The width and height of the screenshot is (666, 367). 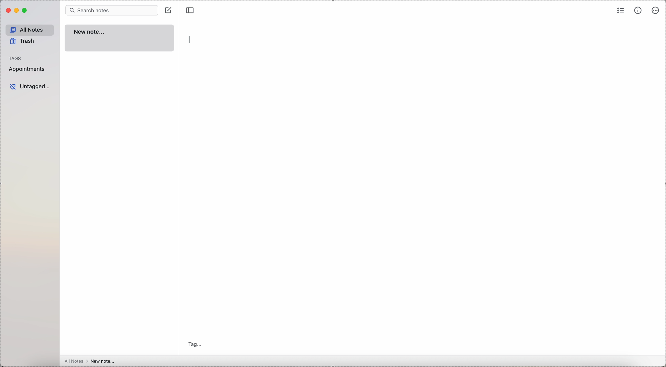 I want to click on search bar, so click(x=112, y=10).